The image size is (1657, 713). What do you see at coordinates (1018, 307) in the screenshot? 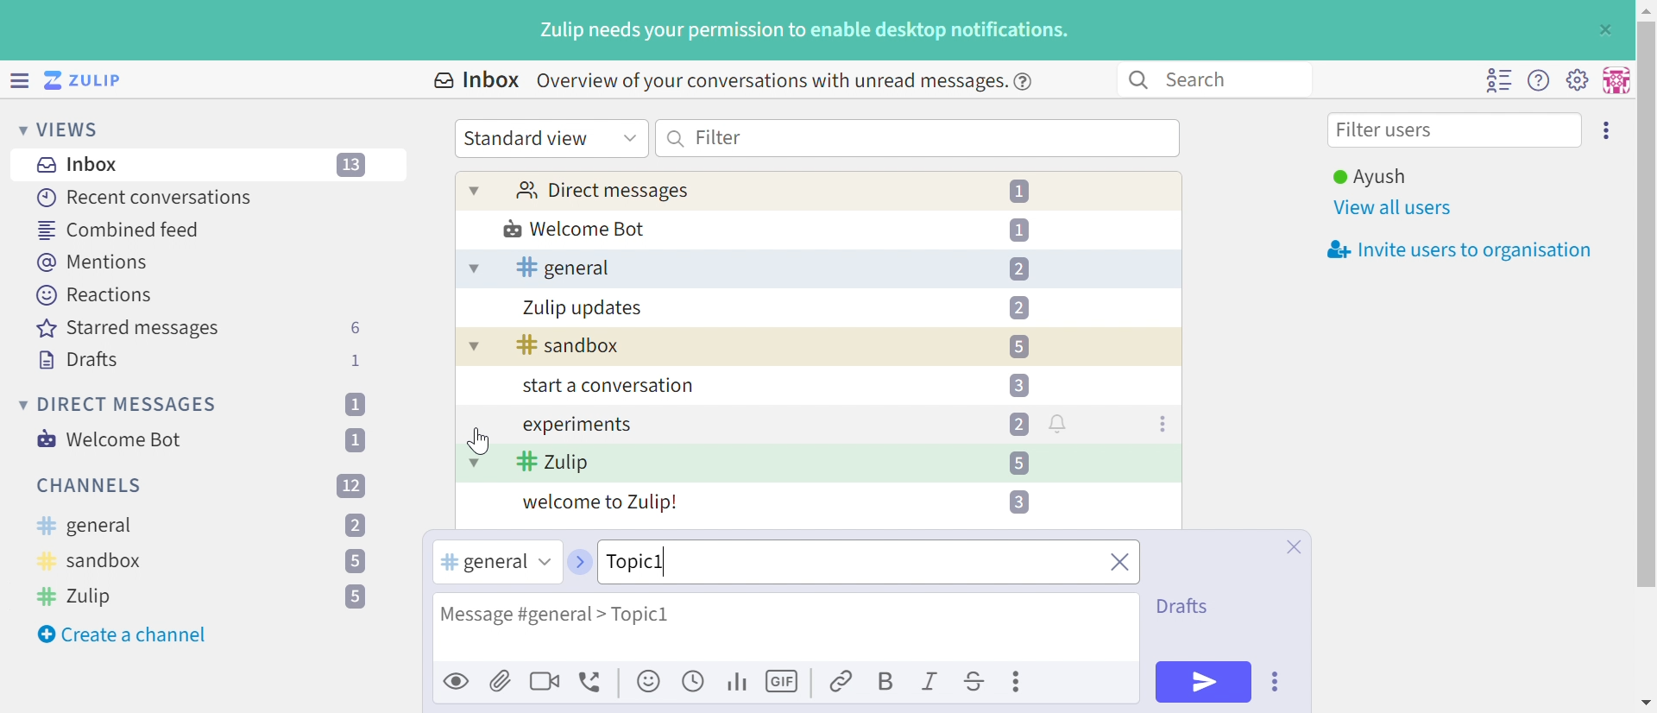
I see `2` at bounding box center [1018, 307].